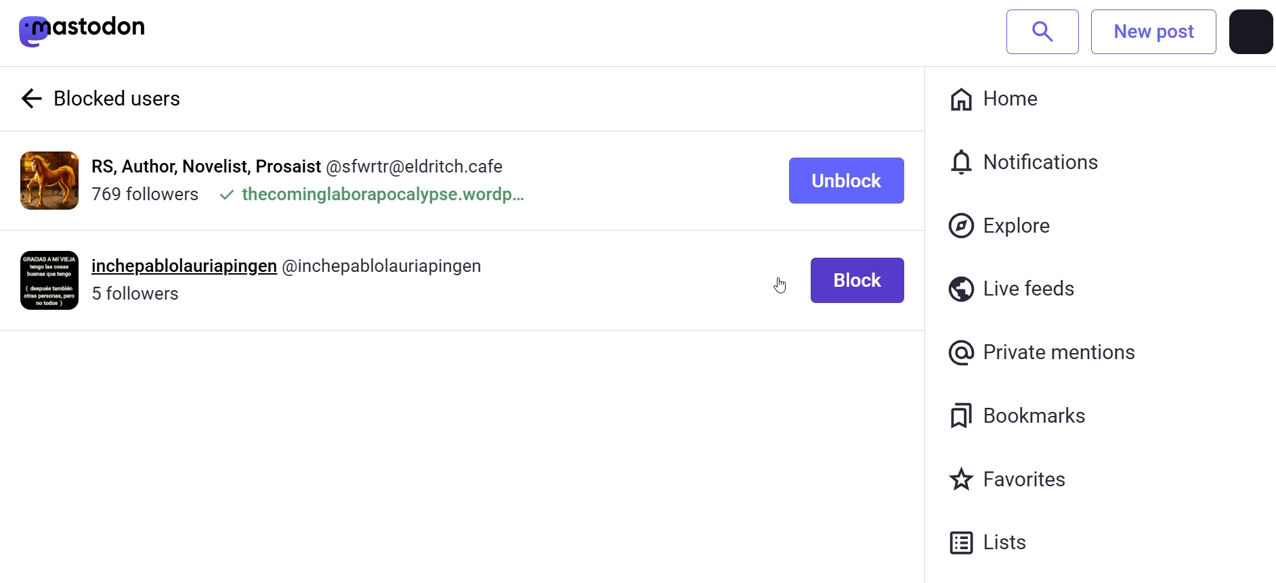  I want to click on bookmarks, so click(1017, 415).